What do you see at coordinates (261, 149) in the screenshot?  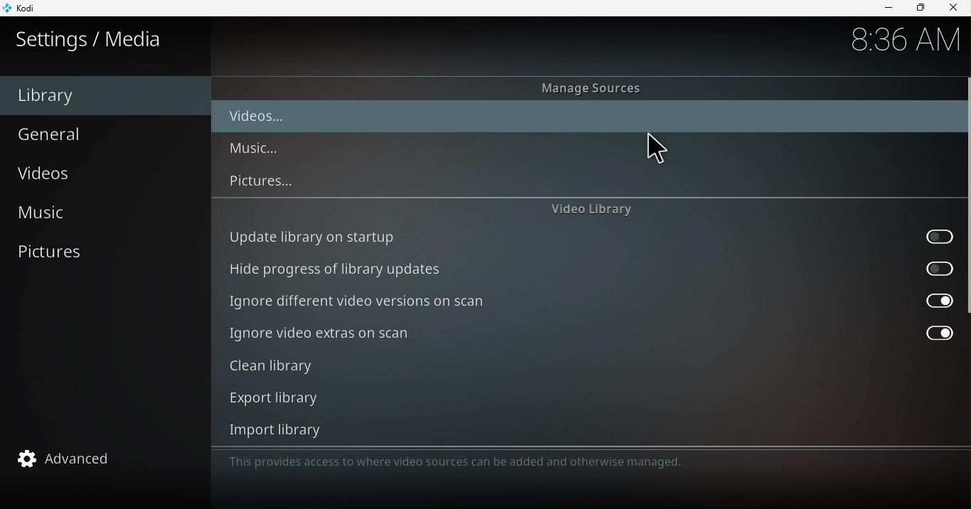 I see `Music` at bounding box center [261, 149].